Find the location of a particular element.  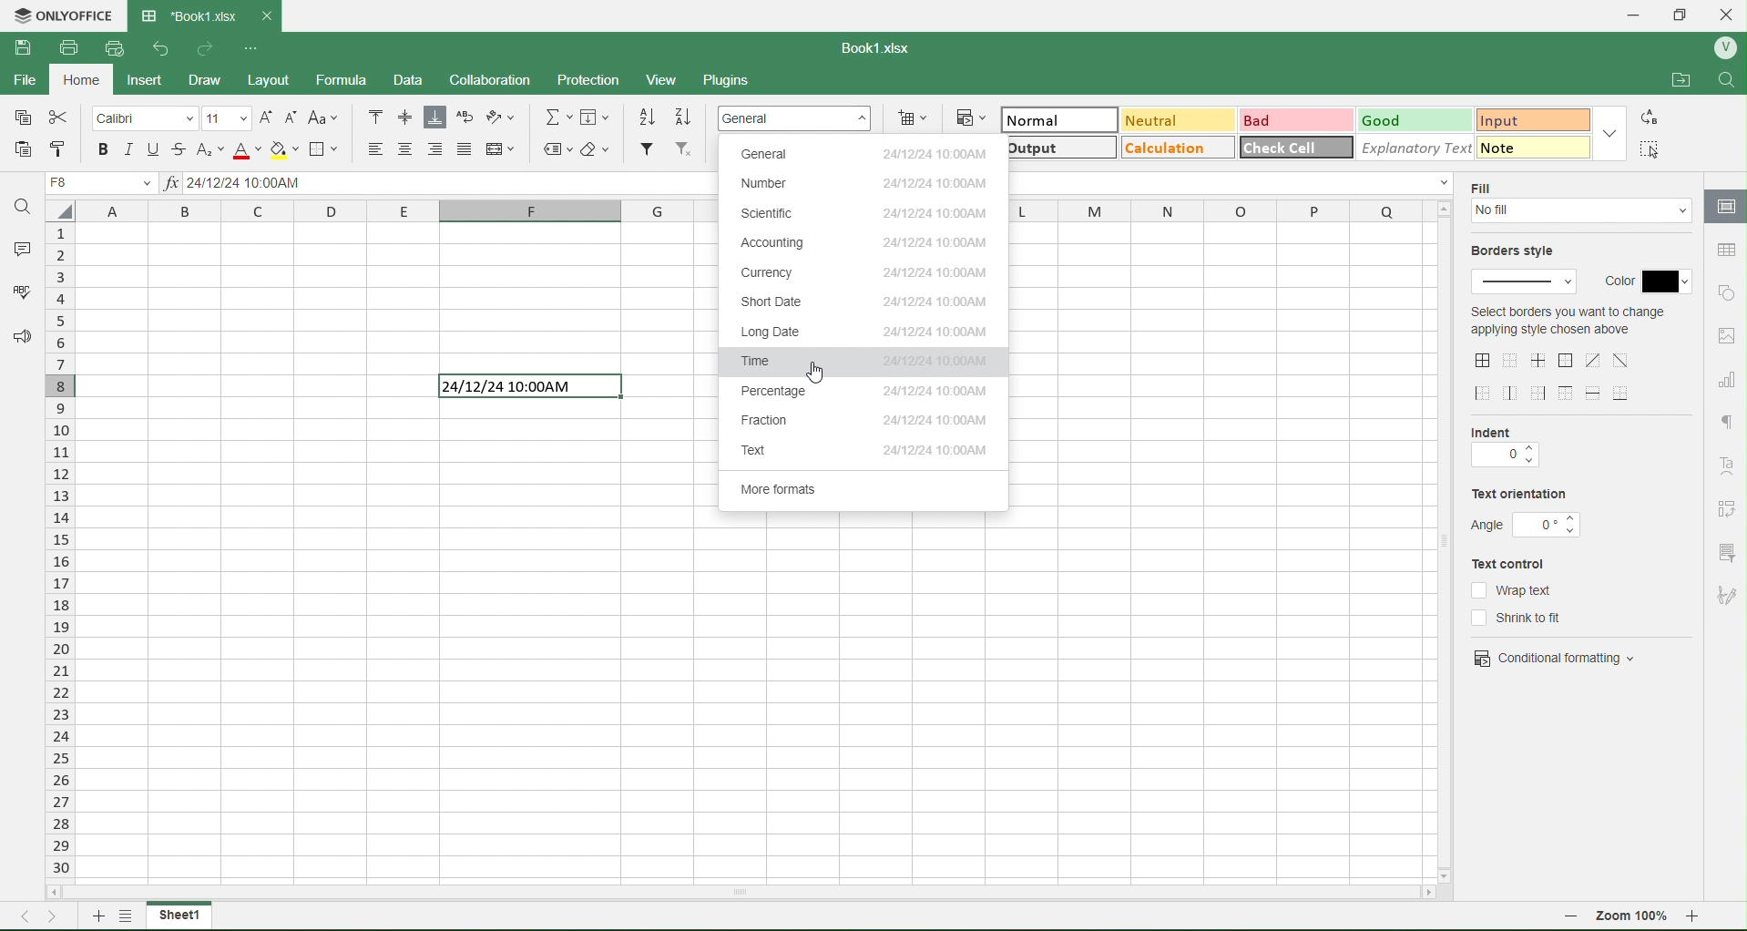

Align Top is located at coordinates (376, 116).